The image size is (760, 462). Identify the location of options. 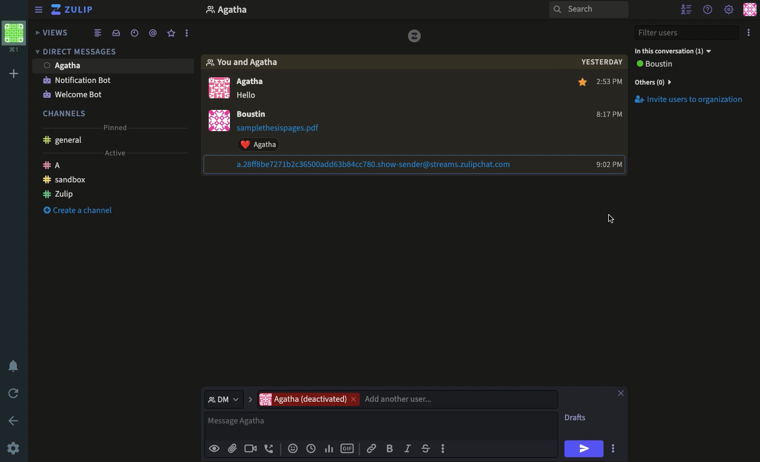
(443, 449).